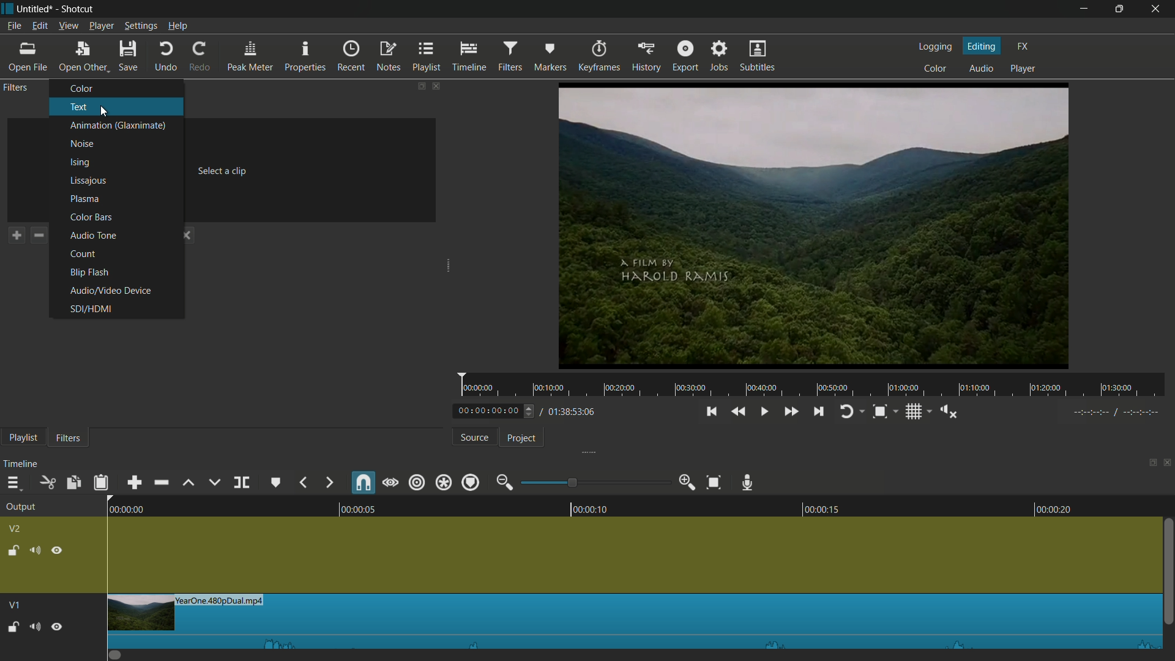  Describe the element at coordinates (759, 58) in the screenshot. I see `subtitles` at that location.